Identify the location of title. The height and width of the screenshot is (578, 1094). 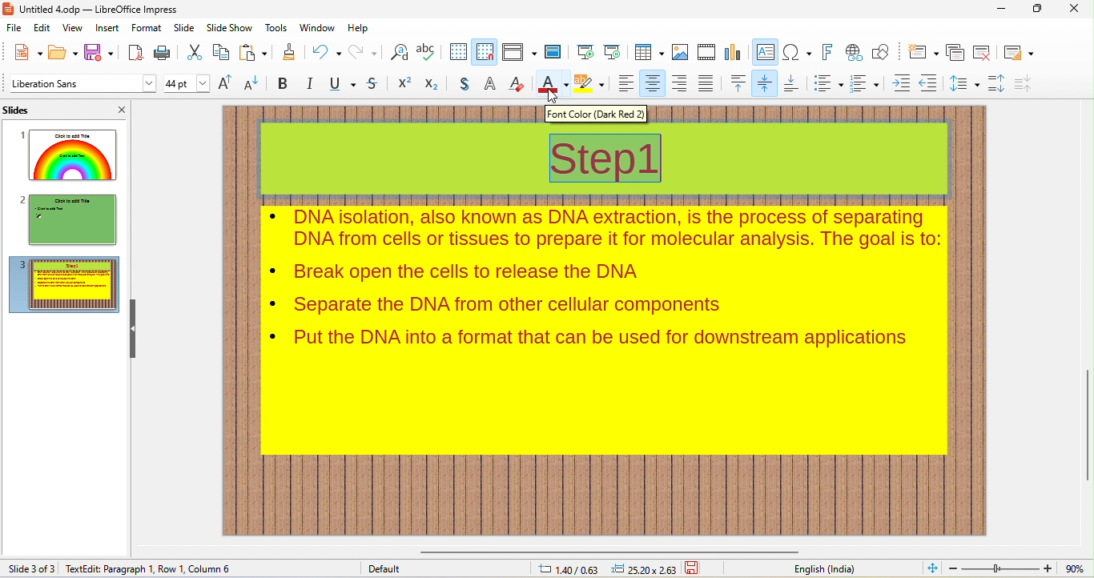
(97, 10).